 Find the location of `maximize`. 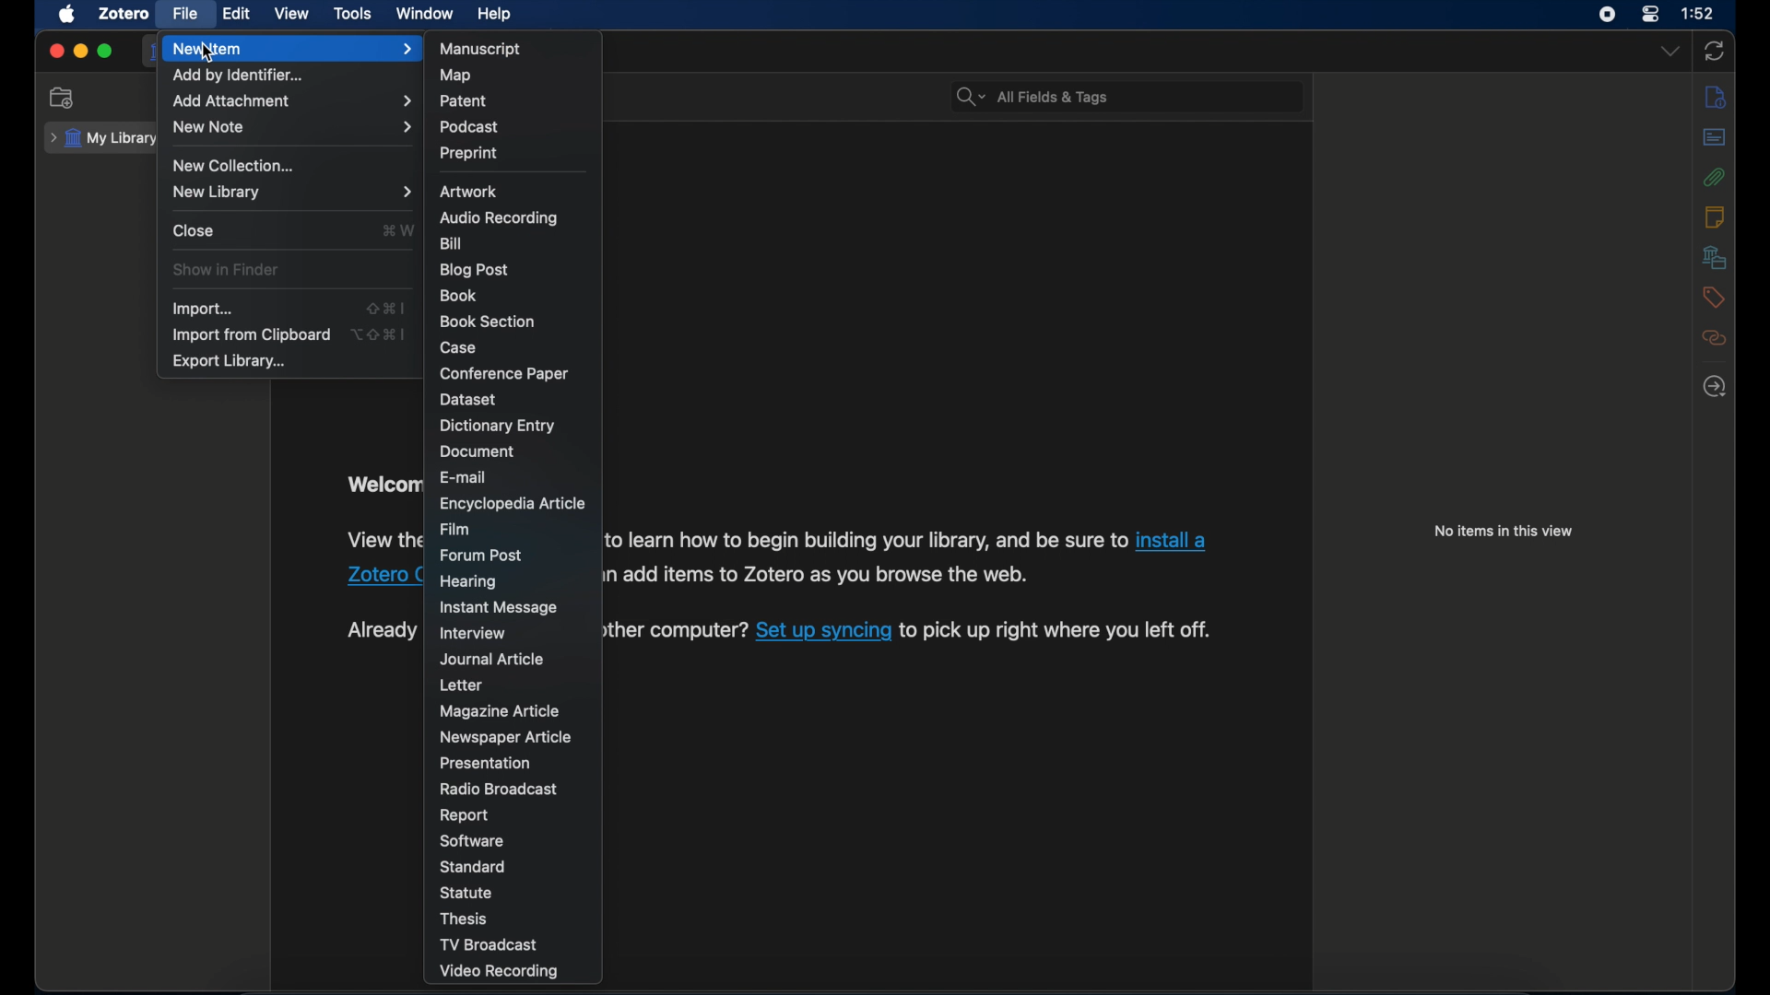

maximize is located at coordinates (105, 51).